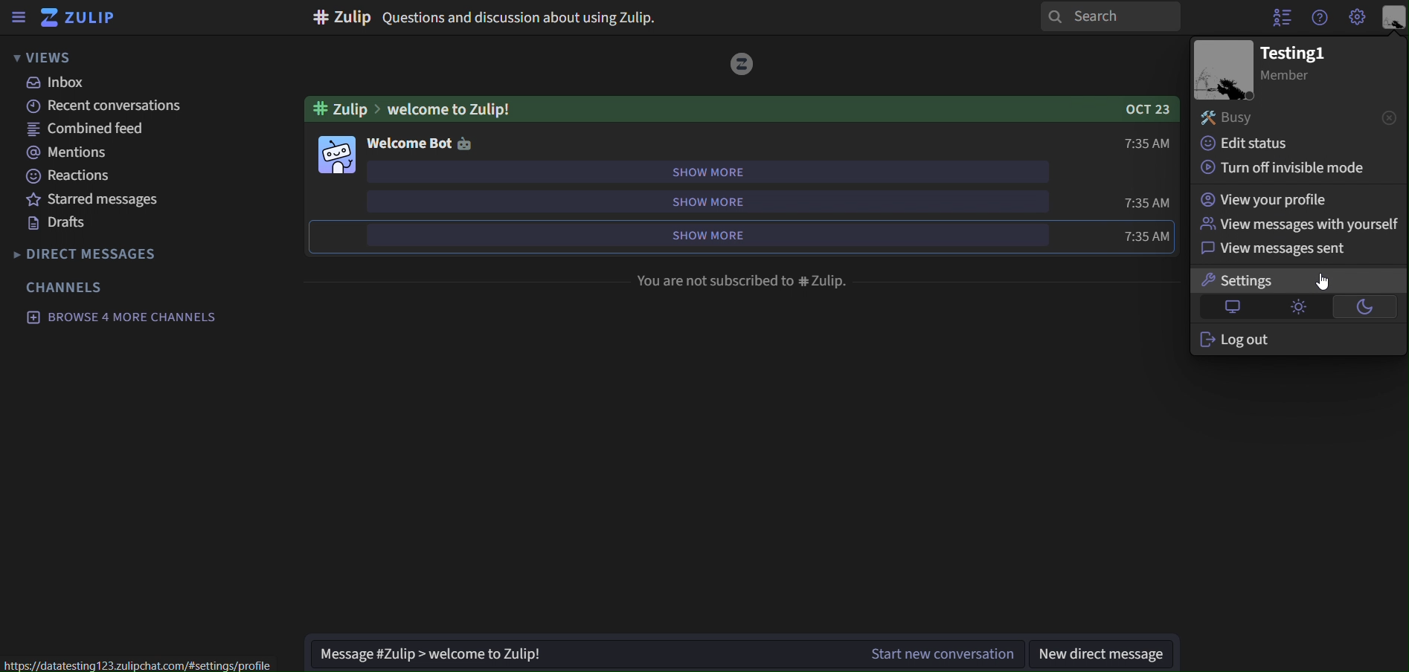 The image size is (1409, 672). What do you see at coordinates (727, 201) in the screenshot?
I see `show more` at bounding box center [727, 201].